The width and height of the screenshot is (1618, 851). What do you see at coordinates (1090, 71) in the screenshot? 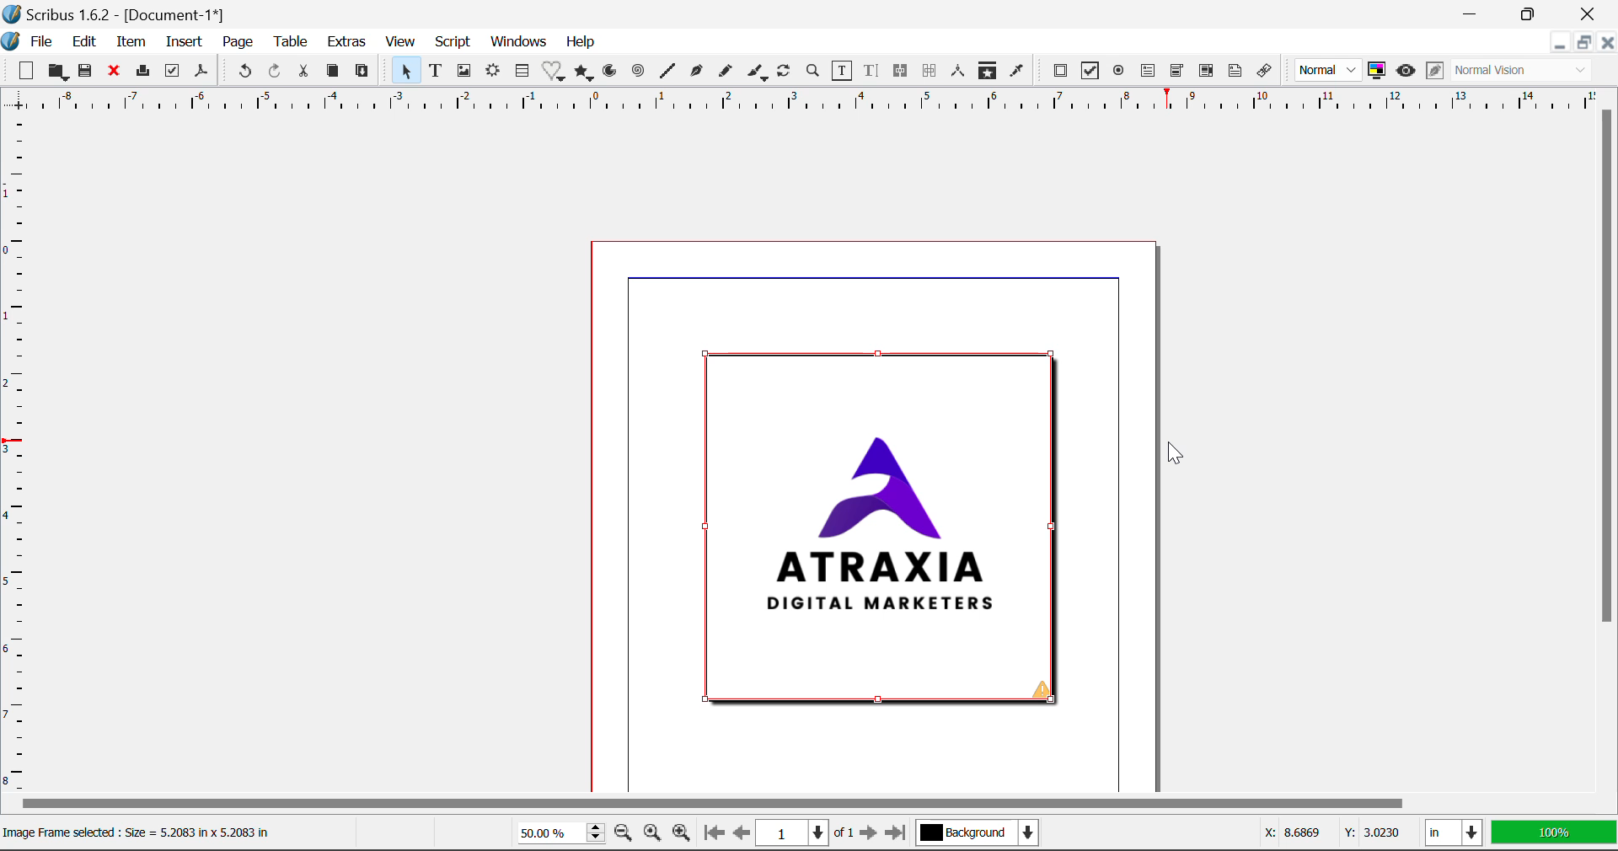
I see `Pdf Checkbox` at bounding box center [1090, 71].